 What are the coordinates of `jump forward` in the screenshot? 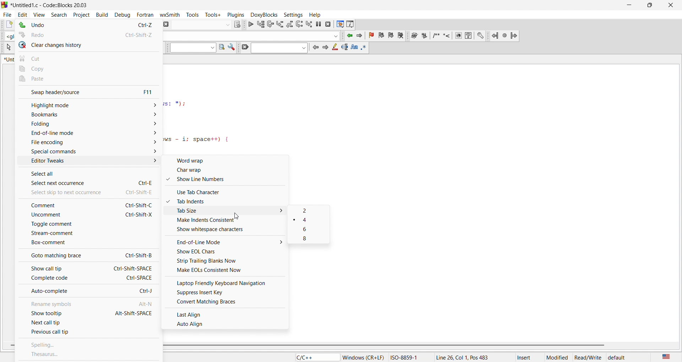 It's located at (359, 37).